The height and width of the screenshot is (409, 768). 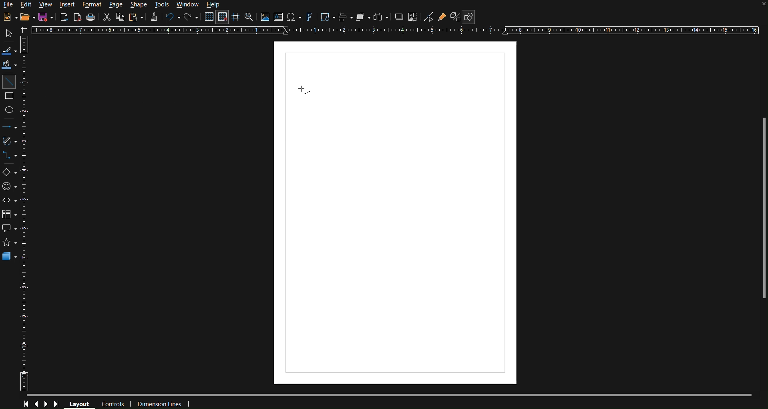 What do you see at coordinates (64, 17) in the screenshot?
I see `Export` at bounding box center [64, 17].